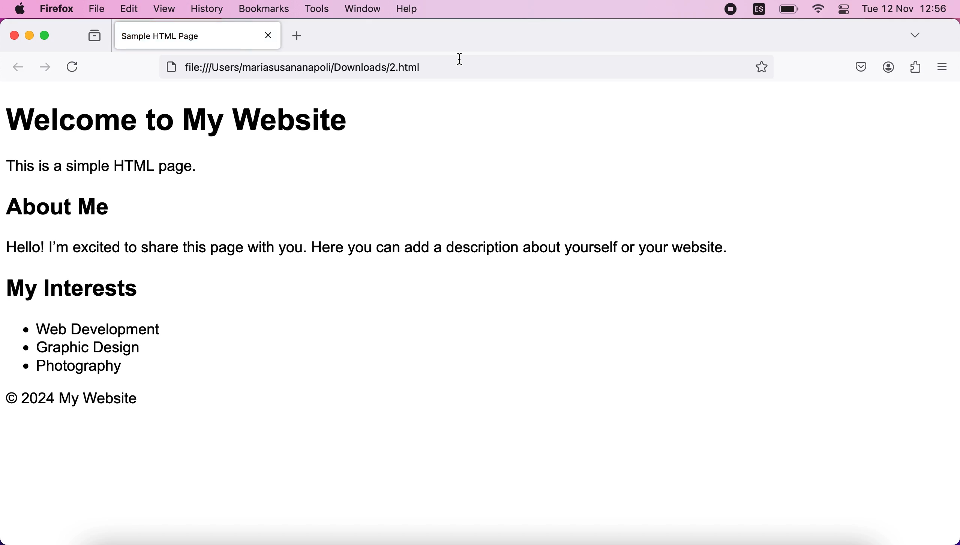 The height and width of the screenshot is (545, 960). Describe the element at coordinates (435, 267) in the screenshot. I see `This is an HTML page where it can be considered as a portfolio template where the user showcases their interests and welcomes the audience ` at that location.